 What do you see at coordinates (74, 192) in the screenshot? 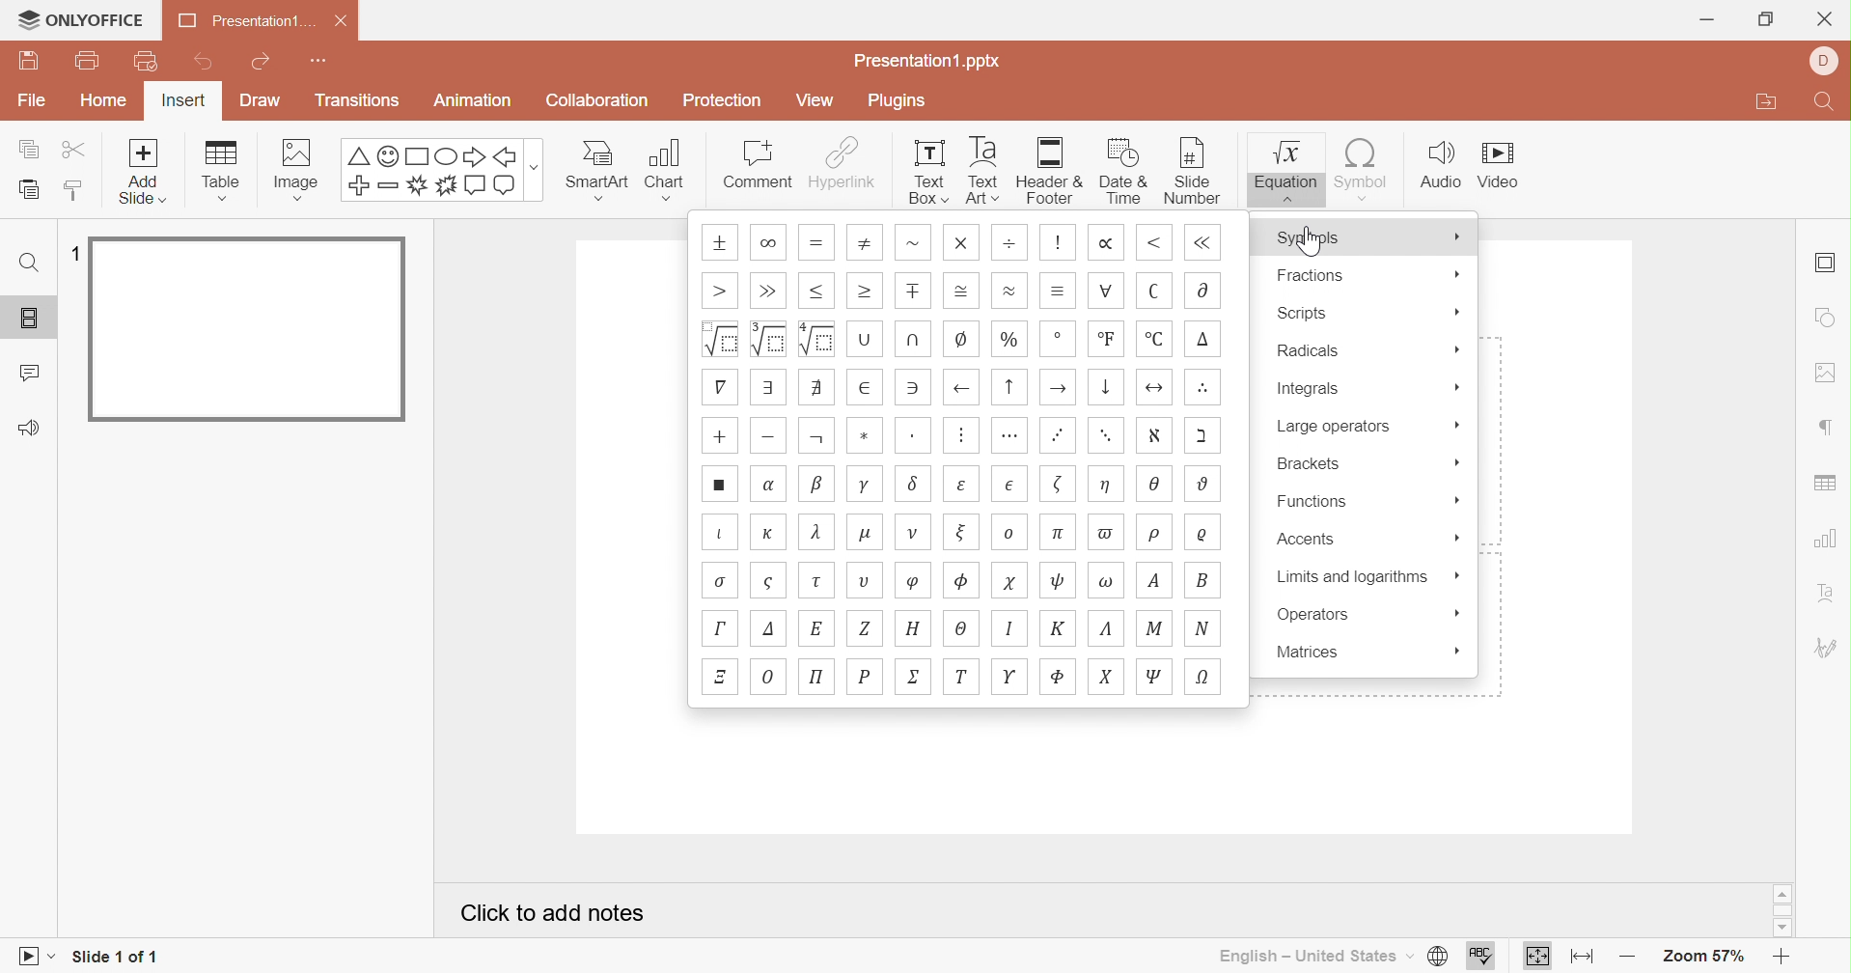
I see `Copy style` at bounding box center [74, 192].